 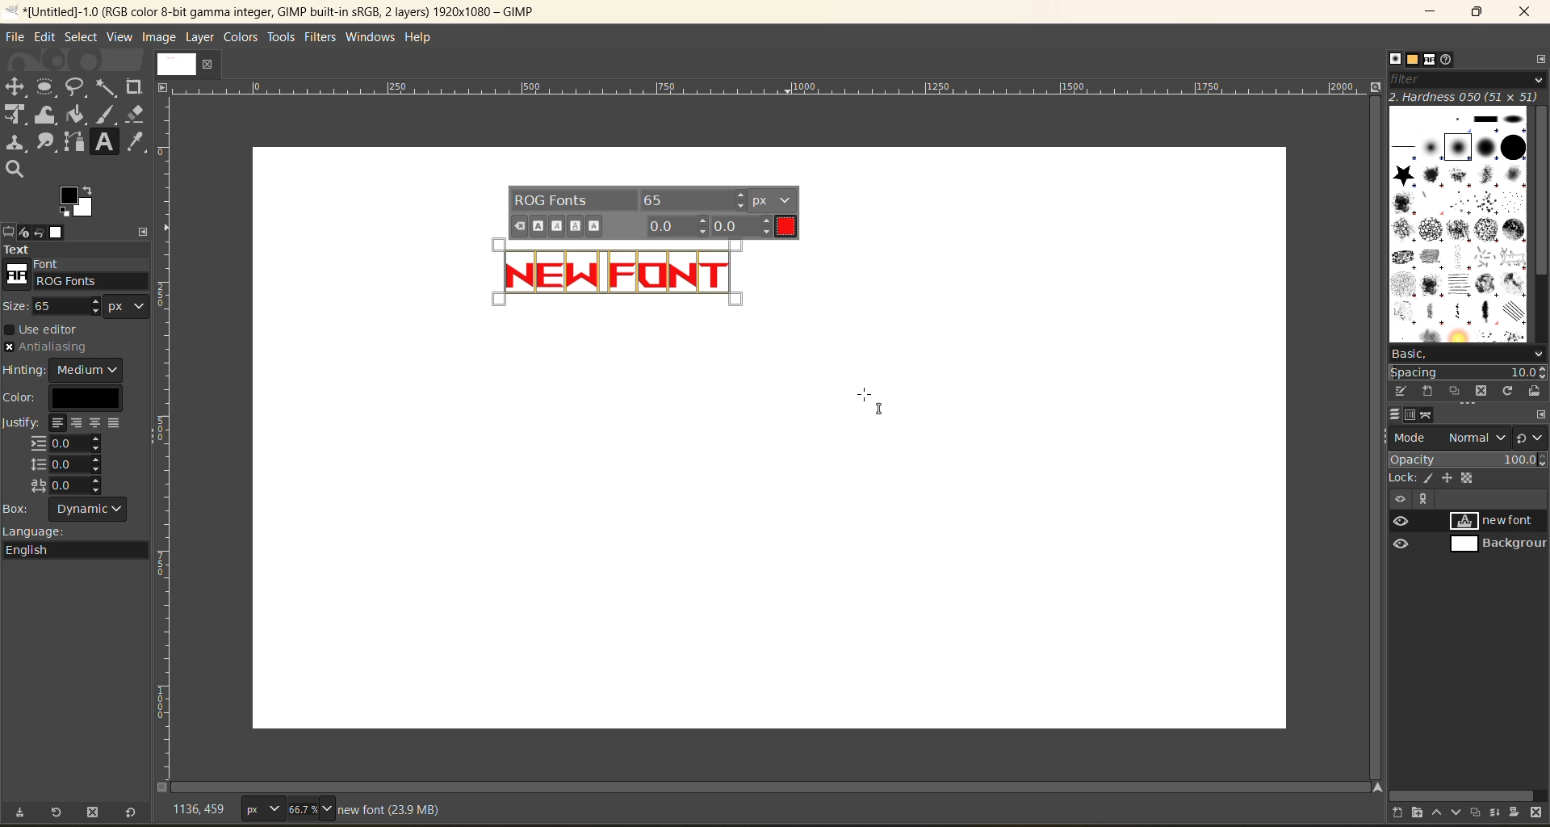 I want to click on hide, so click(x=1399, y=499).